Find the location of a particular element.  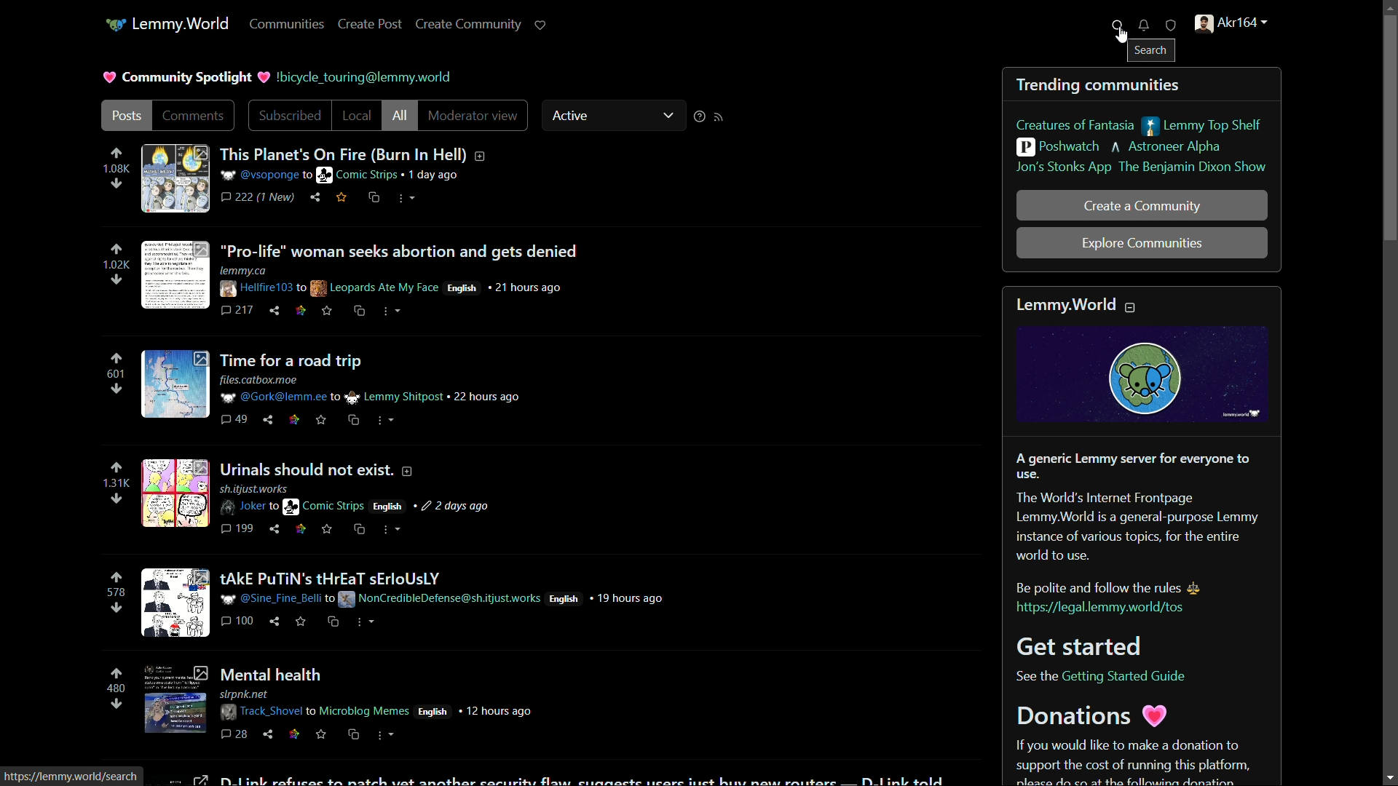

scroll bar is located at coordinates (1389, 393).